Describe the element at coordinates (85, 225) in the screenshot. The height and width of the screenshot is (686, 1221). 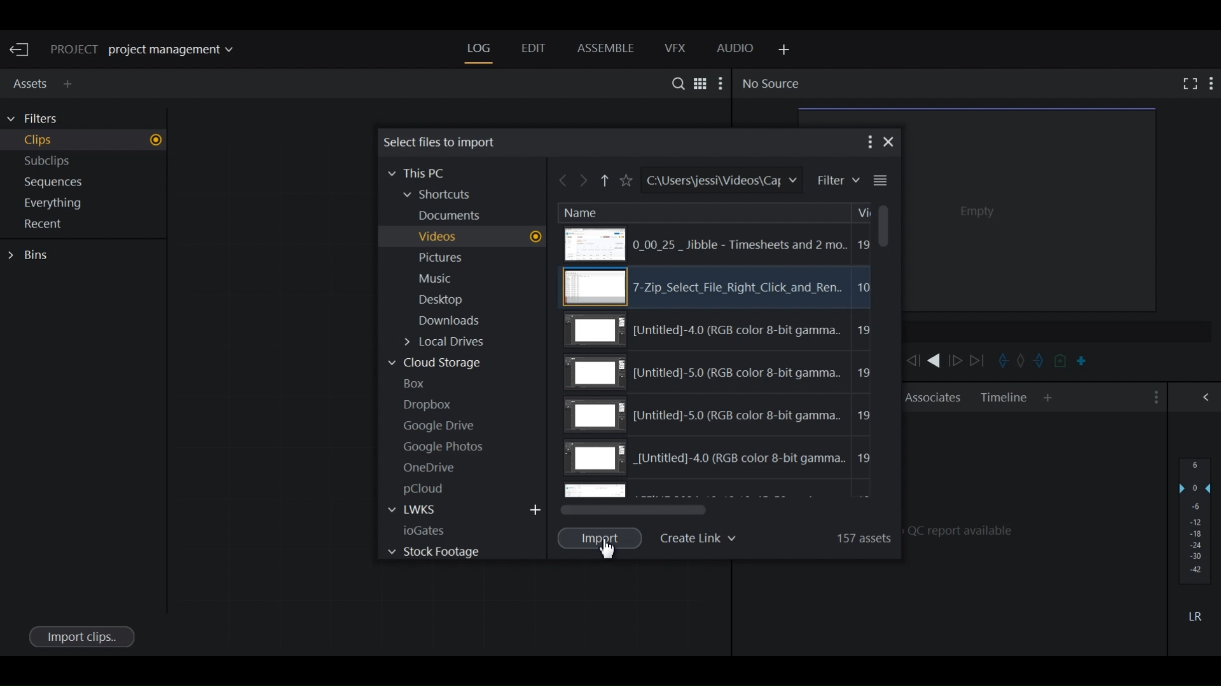
I see `Show Recent in current project` at that location.